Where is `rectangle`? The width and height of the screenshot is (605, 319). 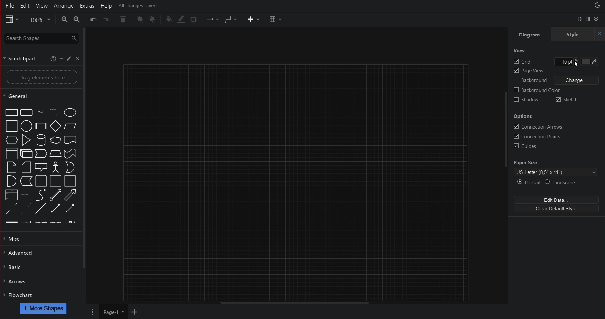 rectangle is located at coordinates (26, 111).